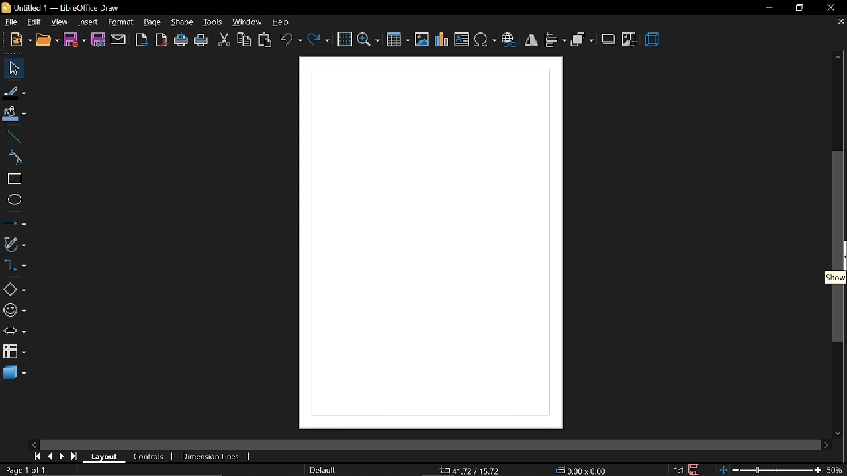 The width and height of the screenshot is (847, 476). What do you see at coordinates (609, 40) in the screenshot?
I see `shadow` at bounding box center [609, 40].